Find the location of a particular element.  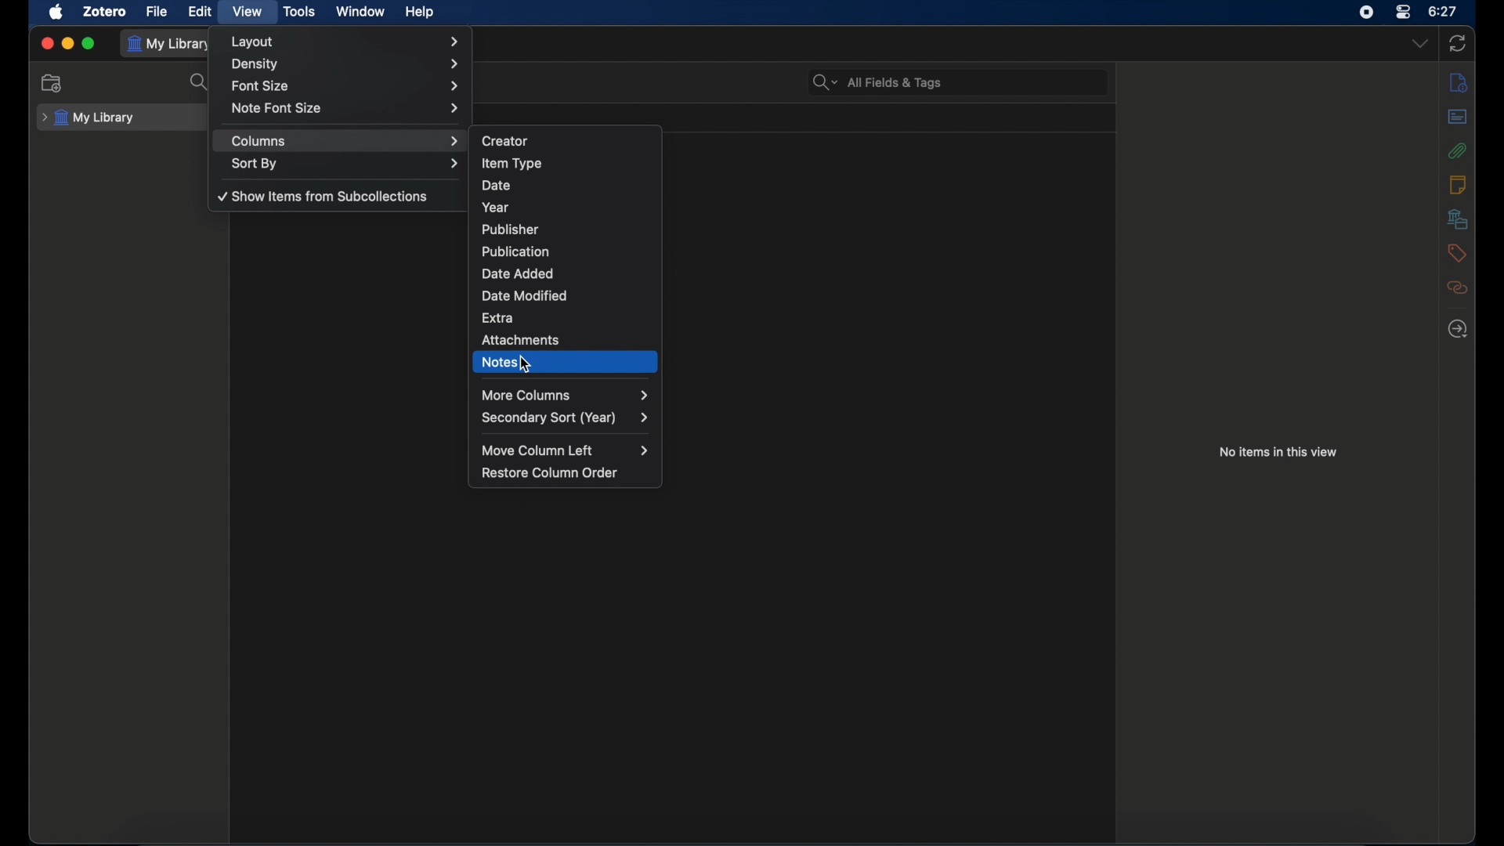

tools is located at coordinates (299, 11).